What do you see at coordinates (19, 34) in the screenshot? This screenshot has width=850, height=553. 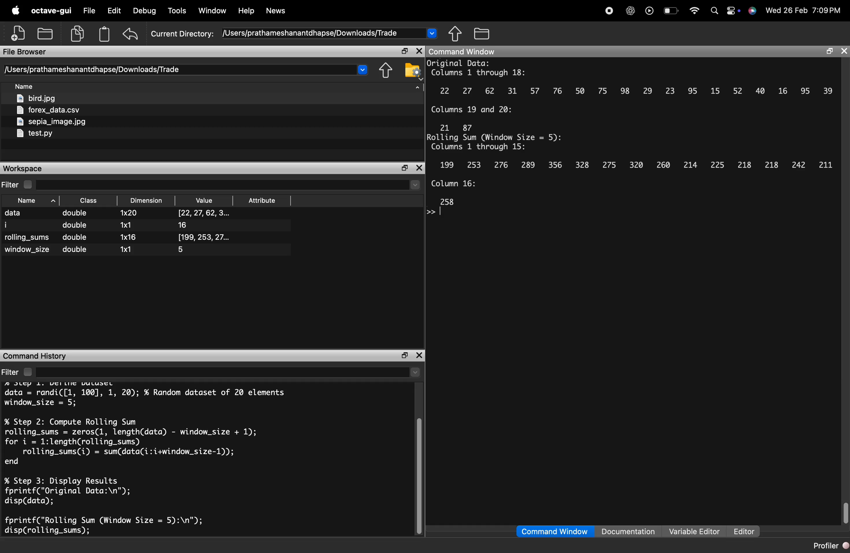 I see `new script` at bounding box center [19, 34].